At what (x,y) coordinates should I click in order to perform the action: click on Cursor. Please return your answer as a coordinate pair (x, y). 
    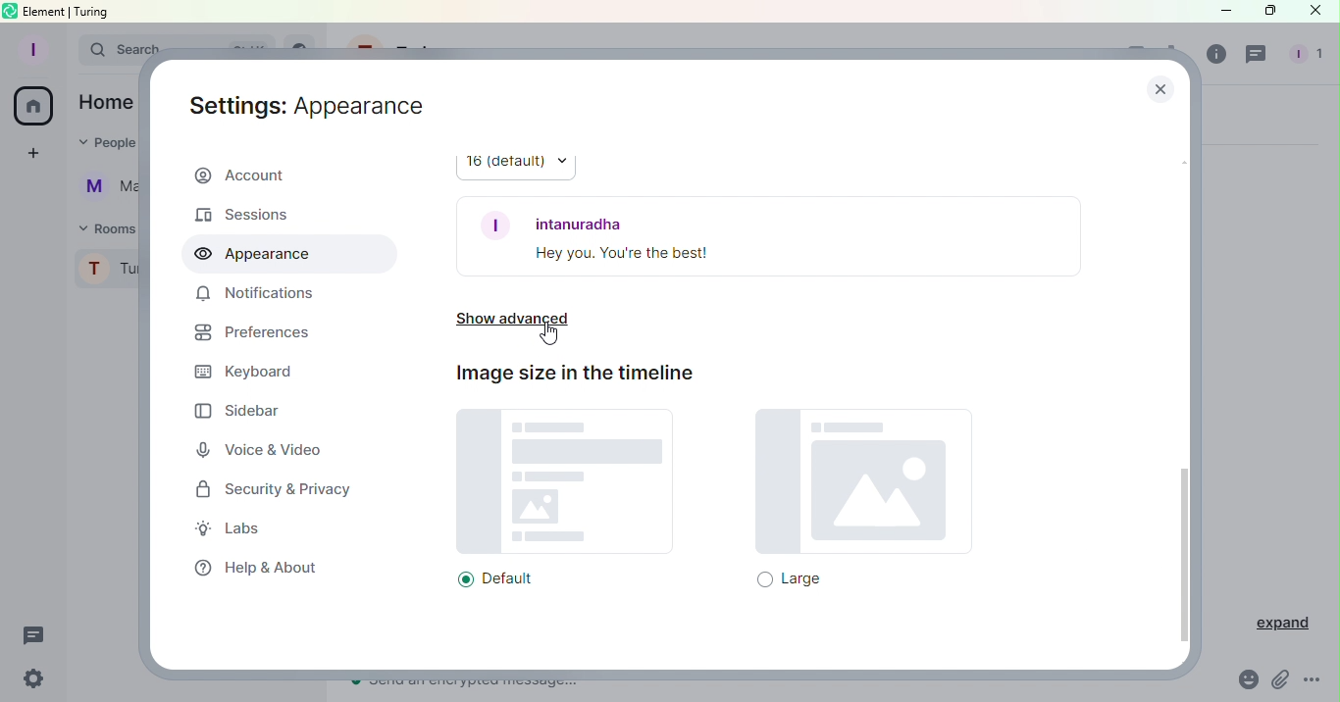
    Looking at the image, I should click on (552, 337).